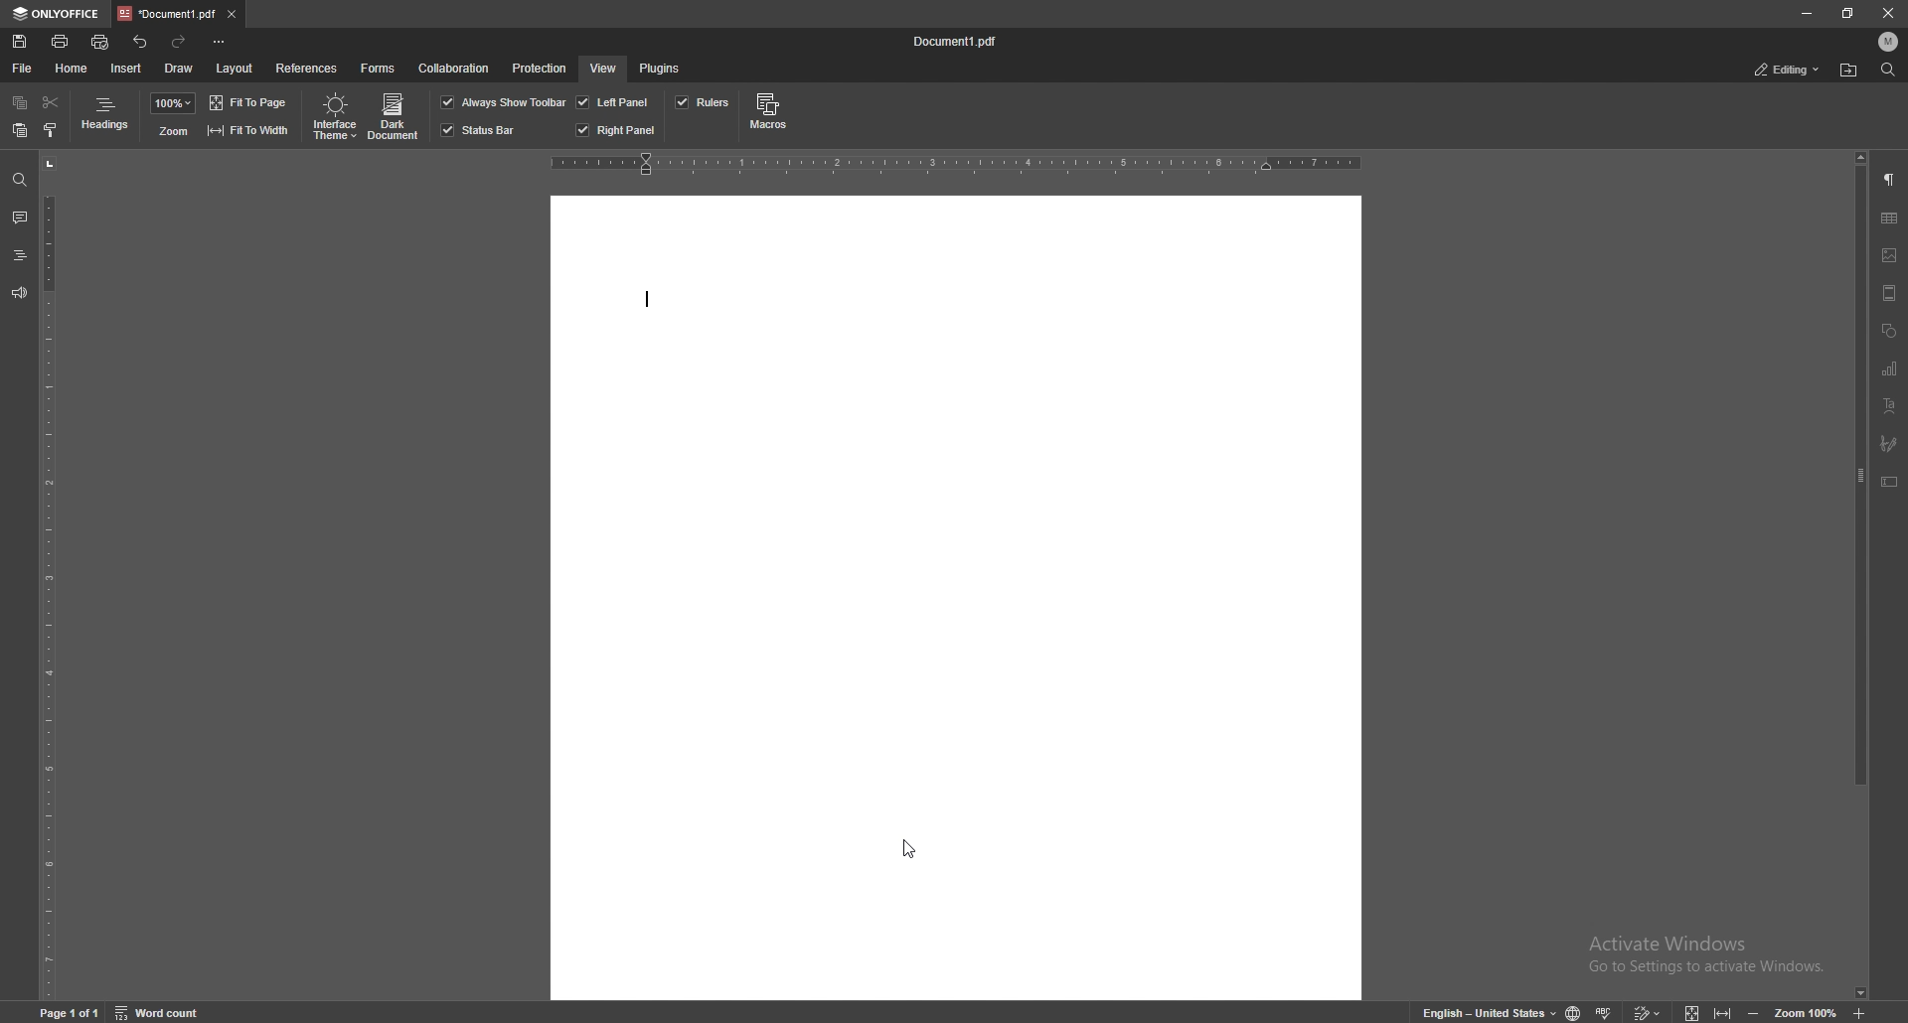  What do you see at coordinates (234, 69) in the screenshot?
I see `layout` at bounding box center [234, 69].